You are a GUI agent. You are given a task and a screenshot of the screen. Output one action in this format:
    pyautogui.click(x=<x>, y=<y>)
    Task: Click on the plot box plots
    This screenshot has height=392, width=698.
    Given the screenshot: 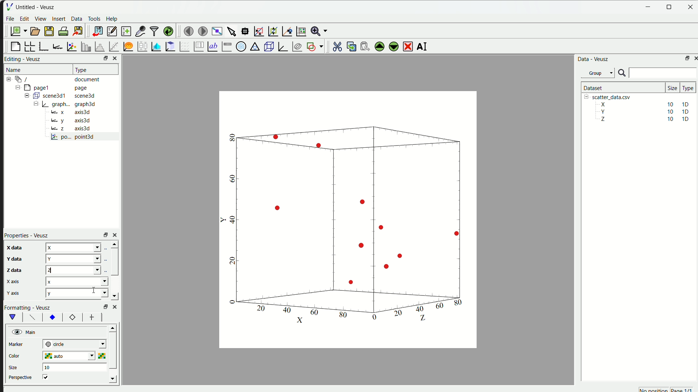 What is the action you would take?
    pyautogui.click(x=140, y=47)
    